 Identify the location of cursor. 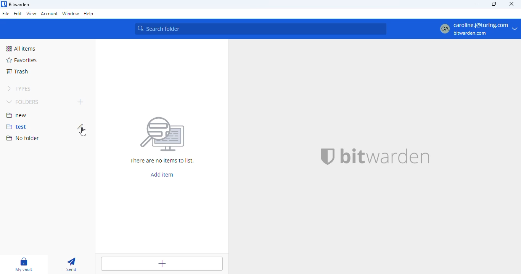
(84, 132).